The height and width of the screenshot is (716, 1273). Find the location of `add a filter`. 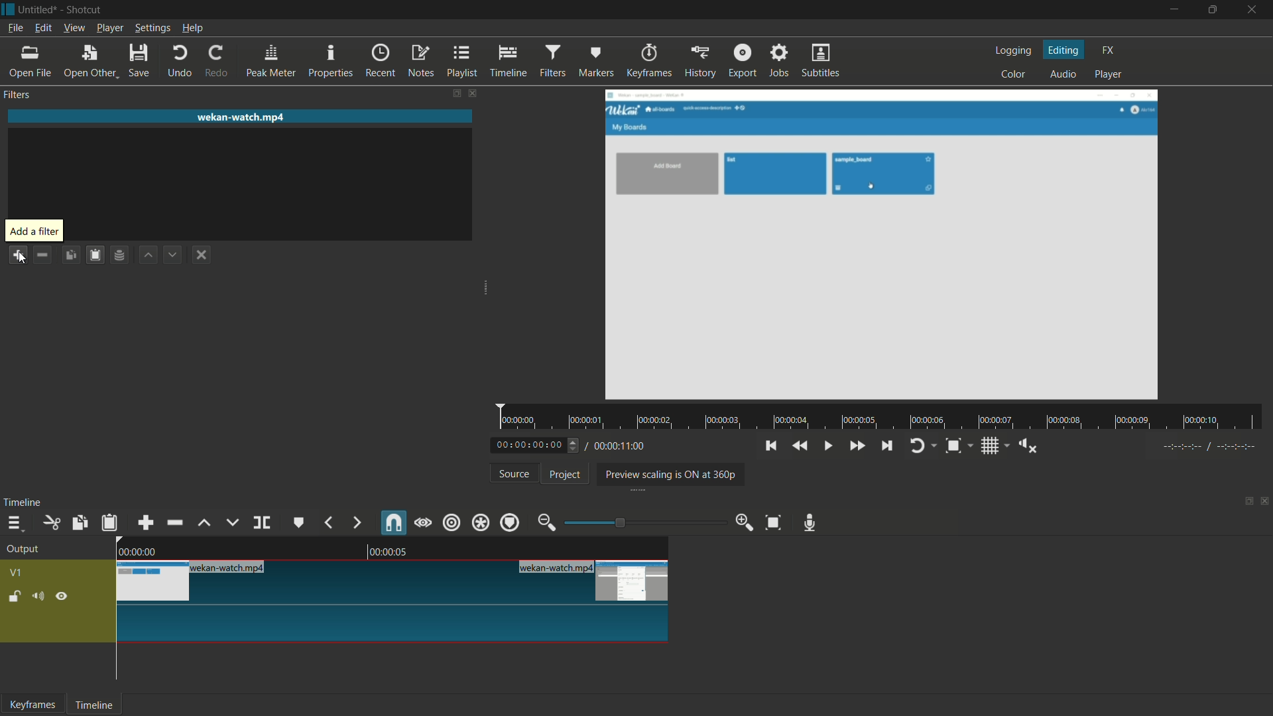

add a filter is located at coordinates (18, 255).